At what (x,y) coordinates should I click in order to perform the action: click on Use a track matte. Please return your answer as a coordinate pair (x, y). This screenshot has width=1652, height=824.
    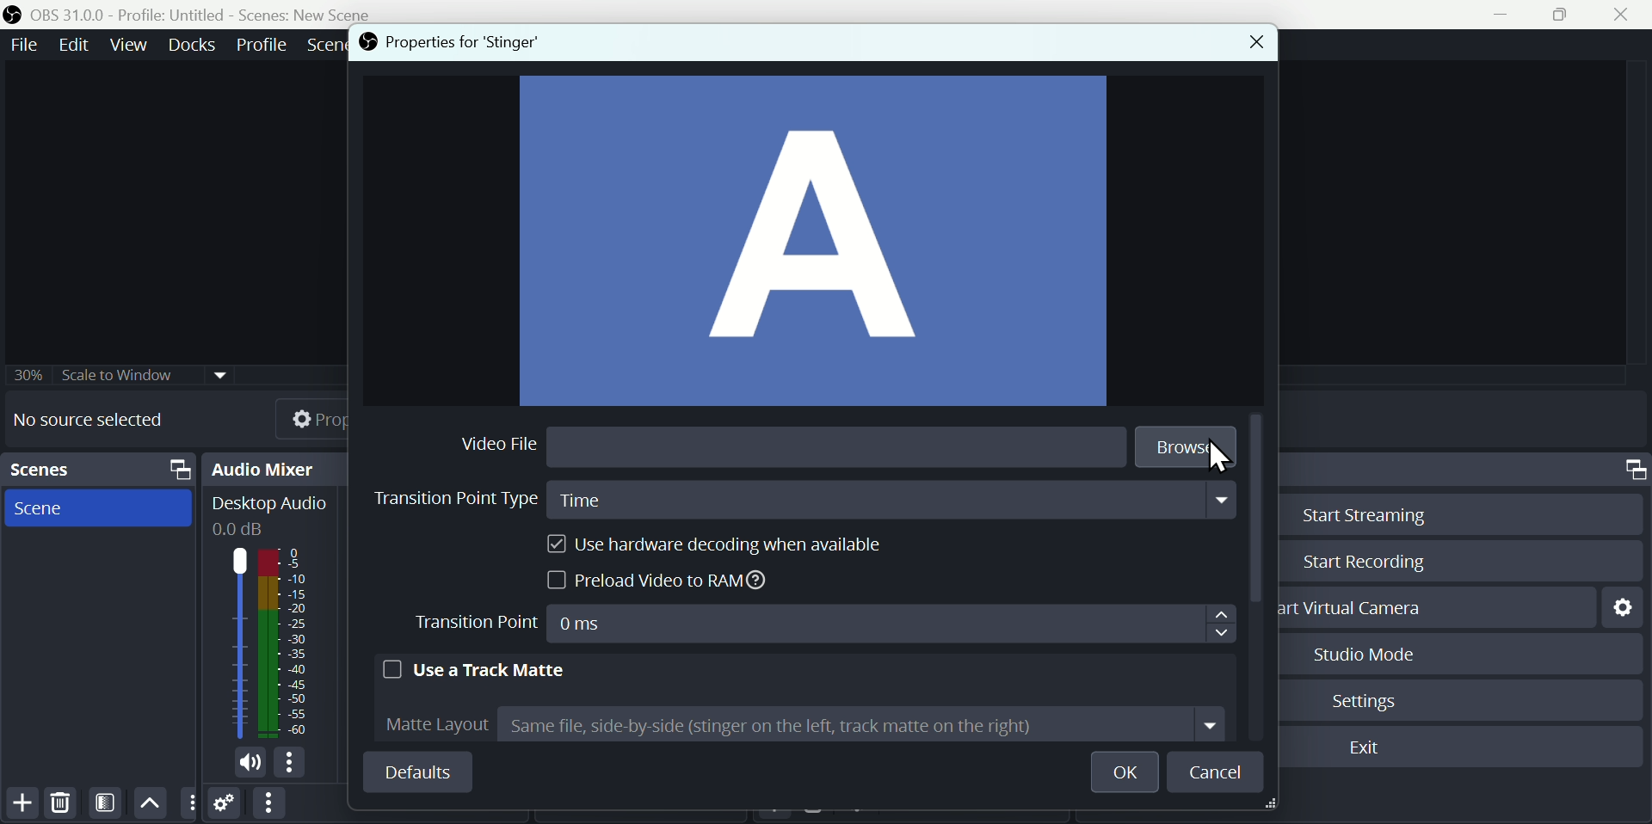
    Looking at the image, I should click on (475, 667).